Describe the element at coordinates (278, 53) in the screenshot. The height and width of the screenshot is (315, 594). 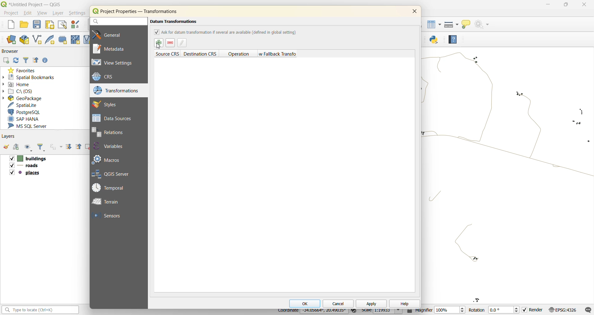
I see `allow fallback transforms` at that location.